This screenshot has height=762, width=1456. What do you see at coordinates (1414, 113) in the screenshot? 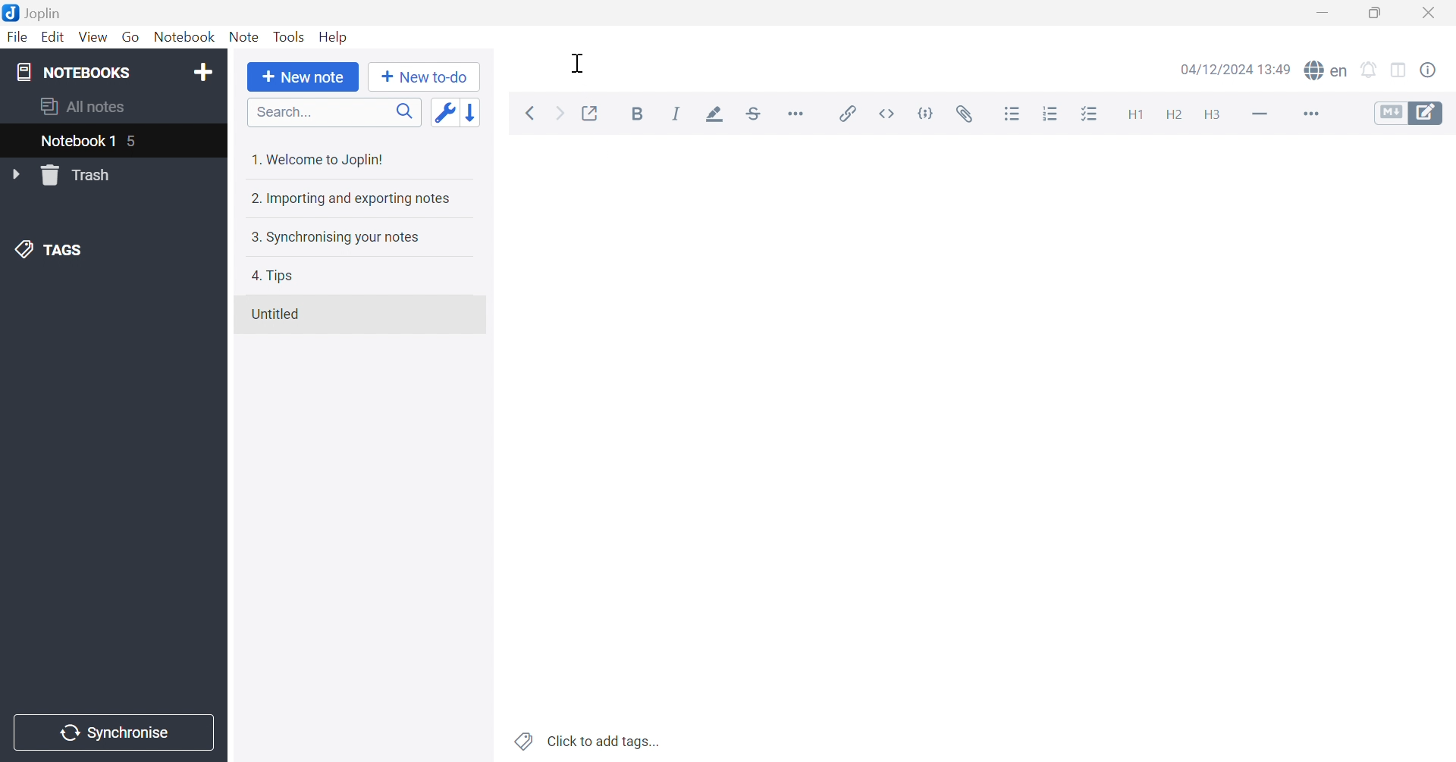
I see `Toggle editors` at bounding box center [1414, 113].